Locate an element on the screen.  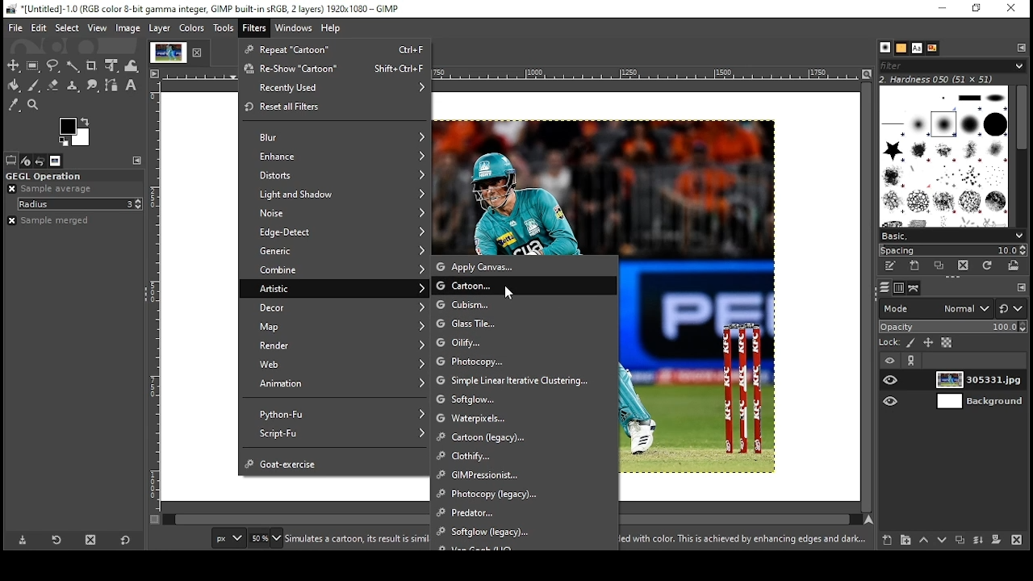
tools is located at coordinates (224, 28).